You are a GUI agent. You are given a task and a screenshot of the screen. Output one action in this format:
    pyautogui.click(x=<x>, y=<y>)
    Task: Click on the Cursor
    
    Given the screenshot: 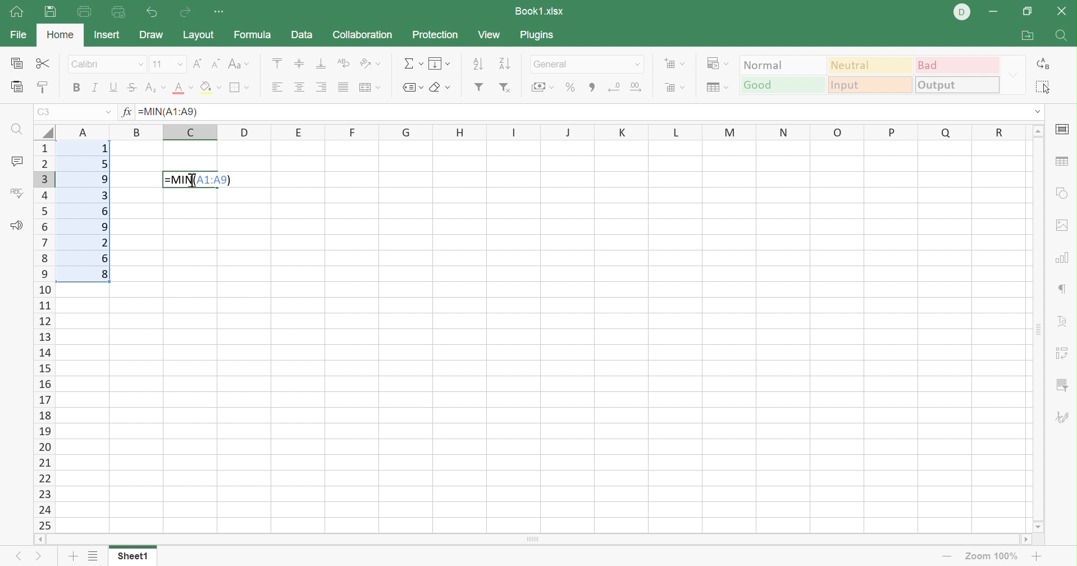 What is the action you would take?
    pyautogui.click(x=192, y=181)
    